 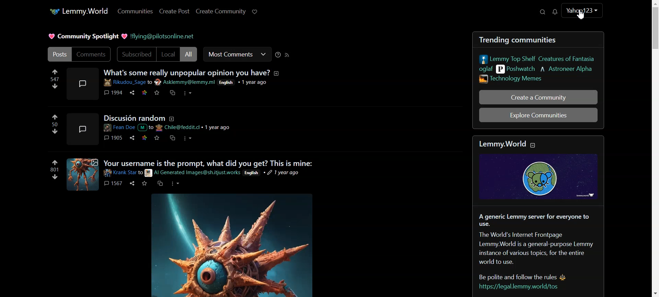 What do you see at coordinates (163, 36) in the screenshot?
I see `Hyperlink` at bounding box center [163, 36].